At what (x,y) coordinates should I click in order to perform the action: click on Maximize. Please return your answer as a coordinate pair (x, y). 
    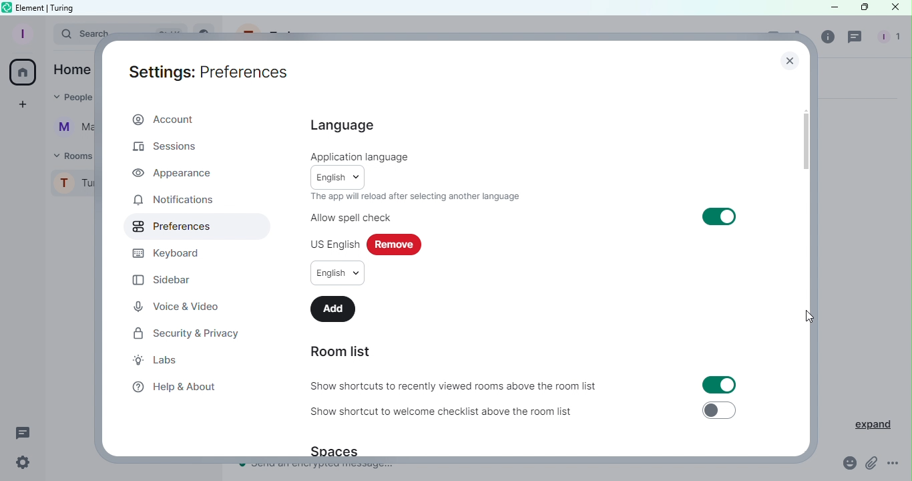
    Looking at the image, I should click on (861, 8).